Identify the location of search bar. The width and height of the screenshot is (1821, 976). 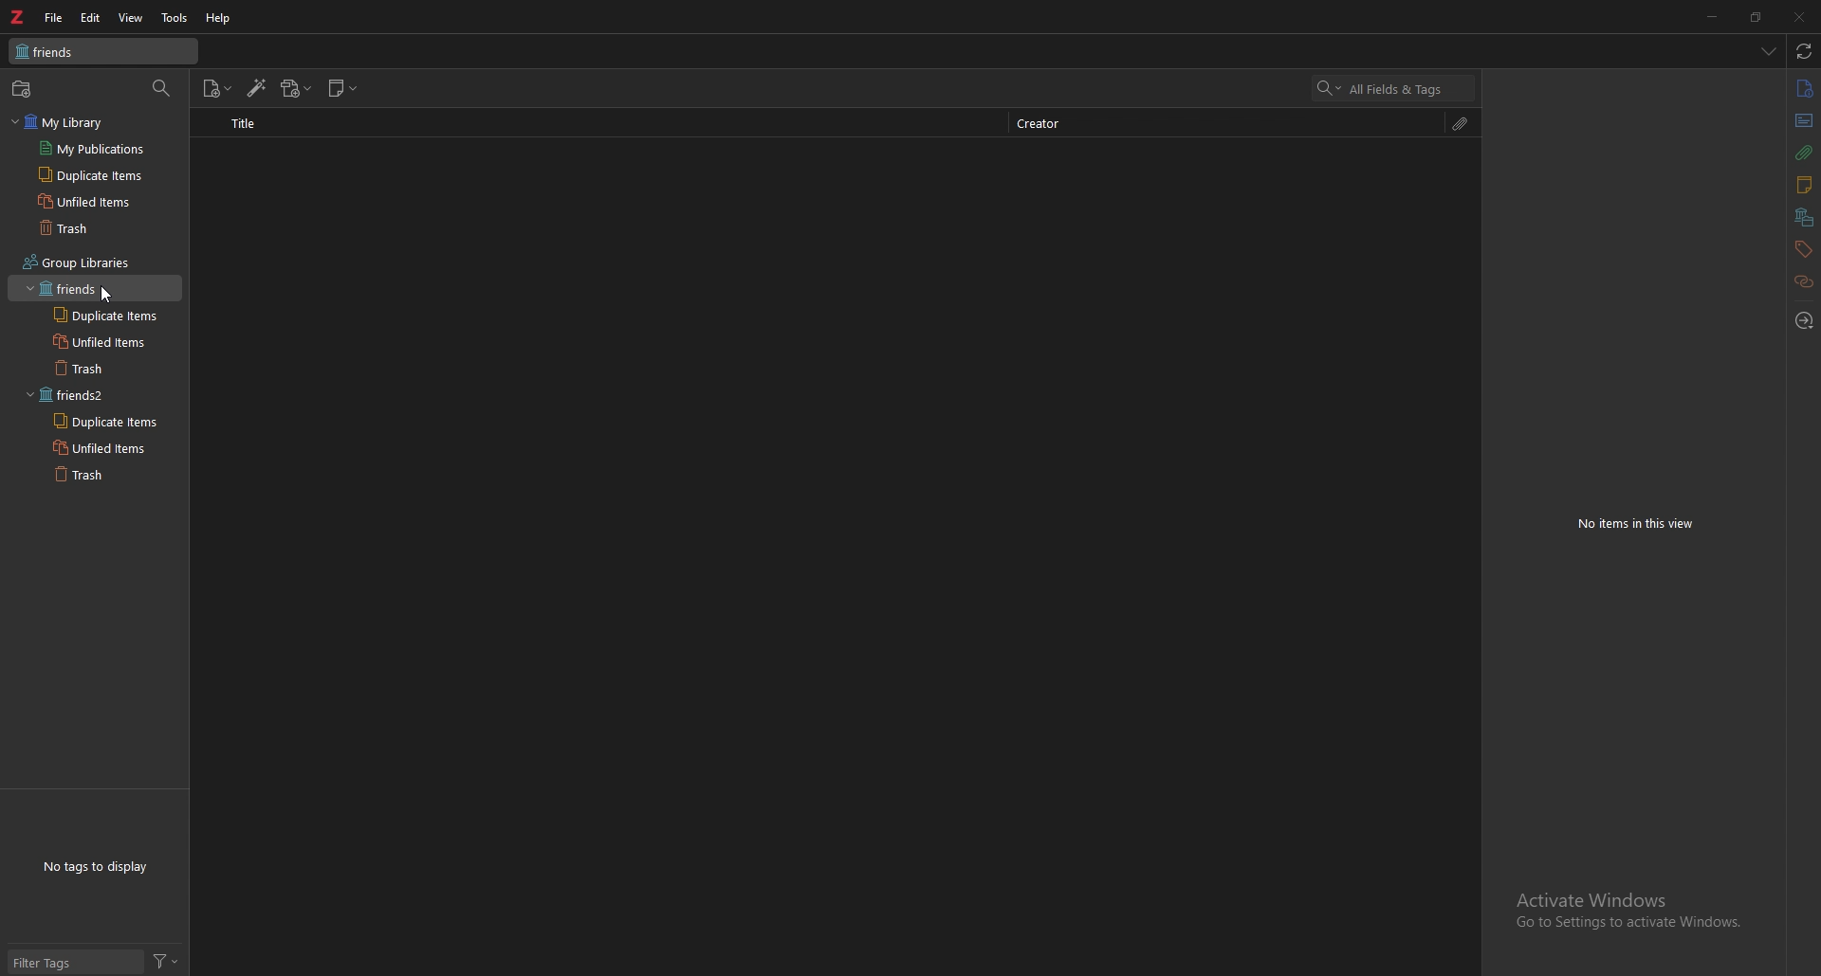
(1394, 87).